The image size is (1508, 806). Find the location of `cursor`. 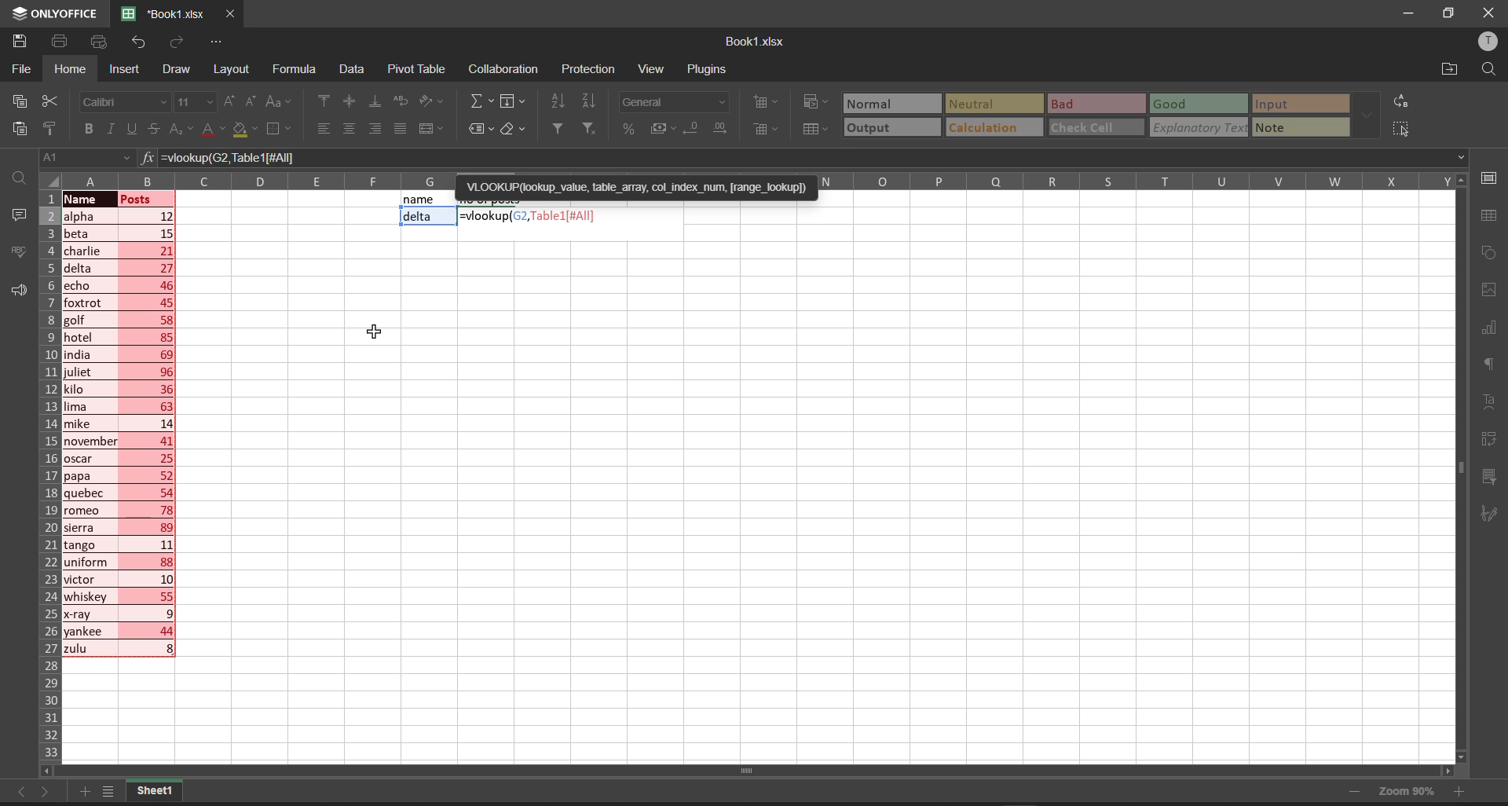

cursor is located at coordinates (82, 201).